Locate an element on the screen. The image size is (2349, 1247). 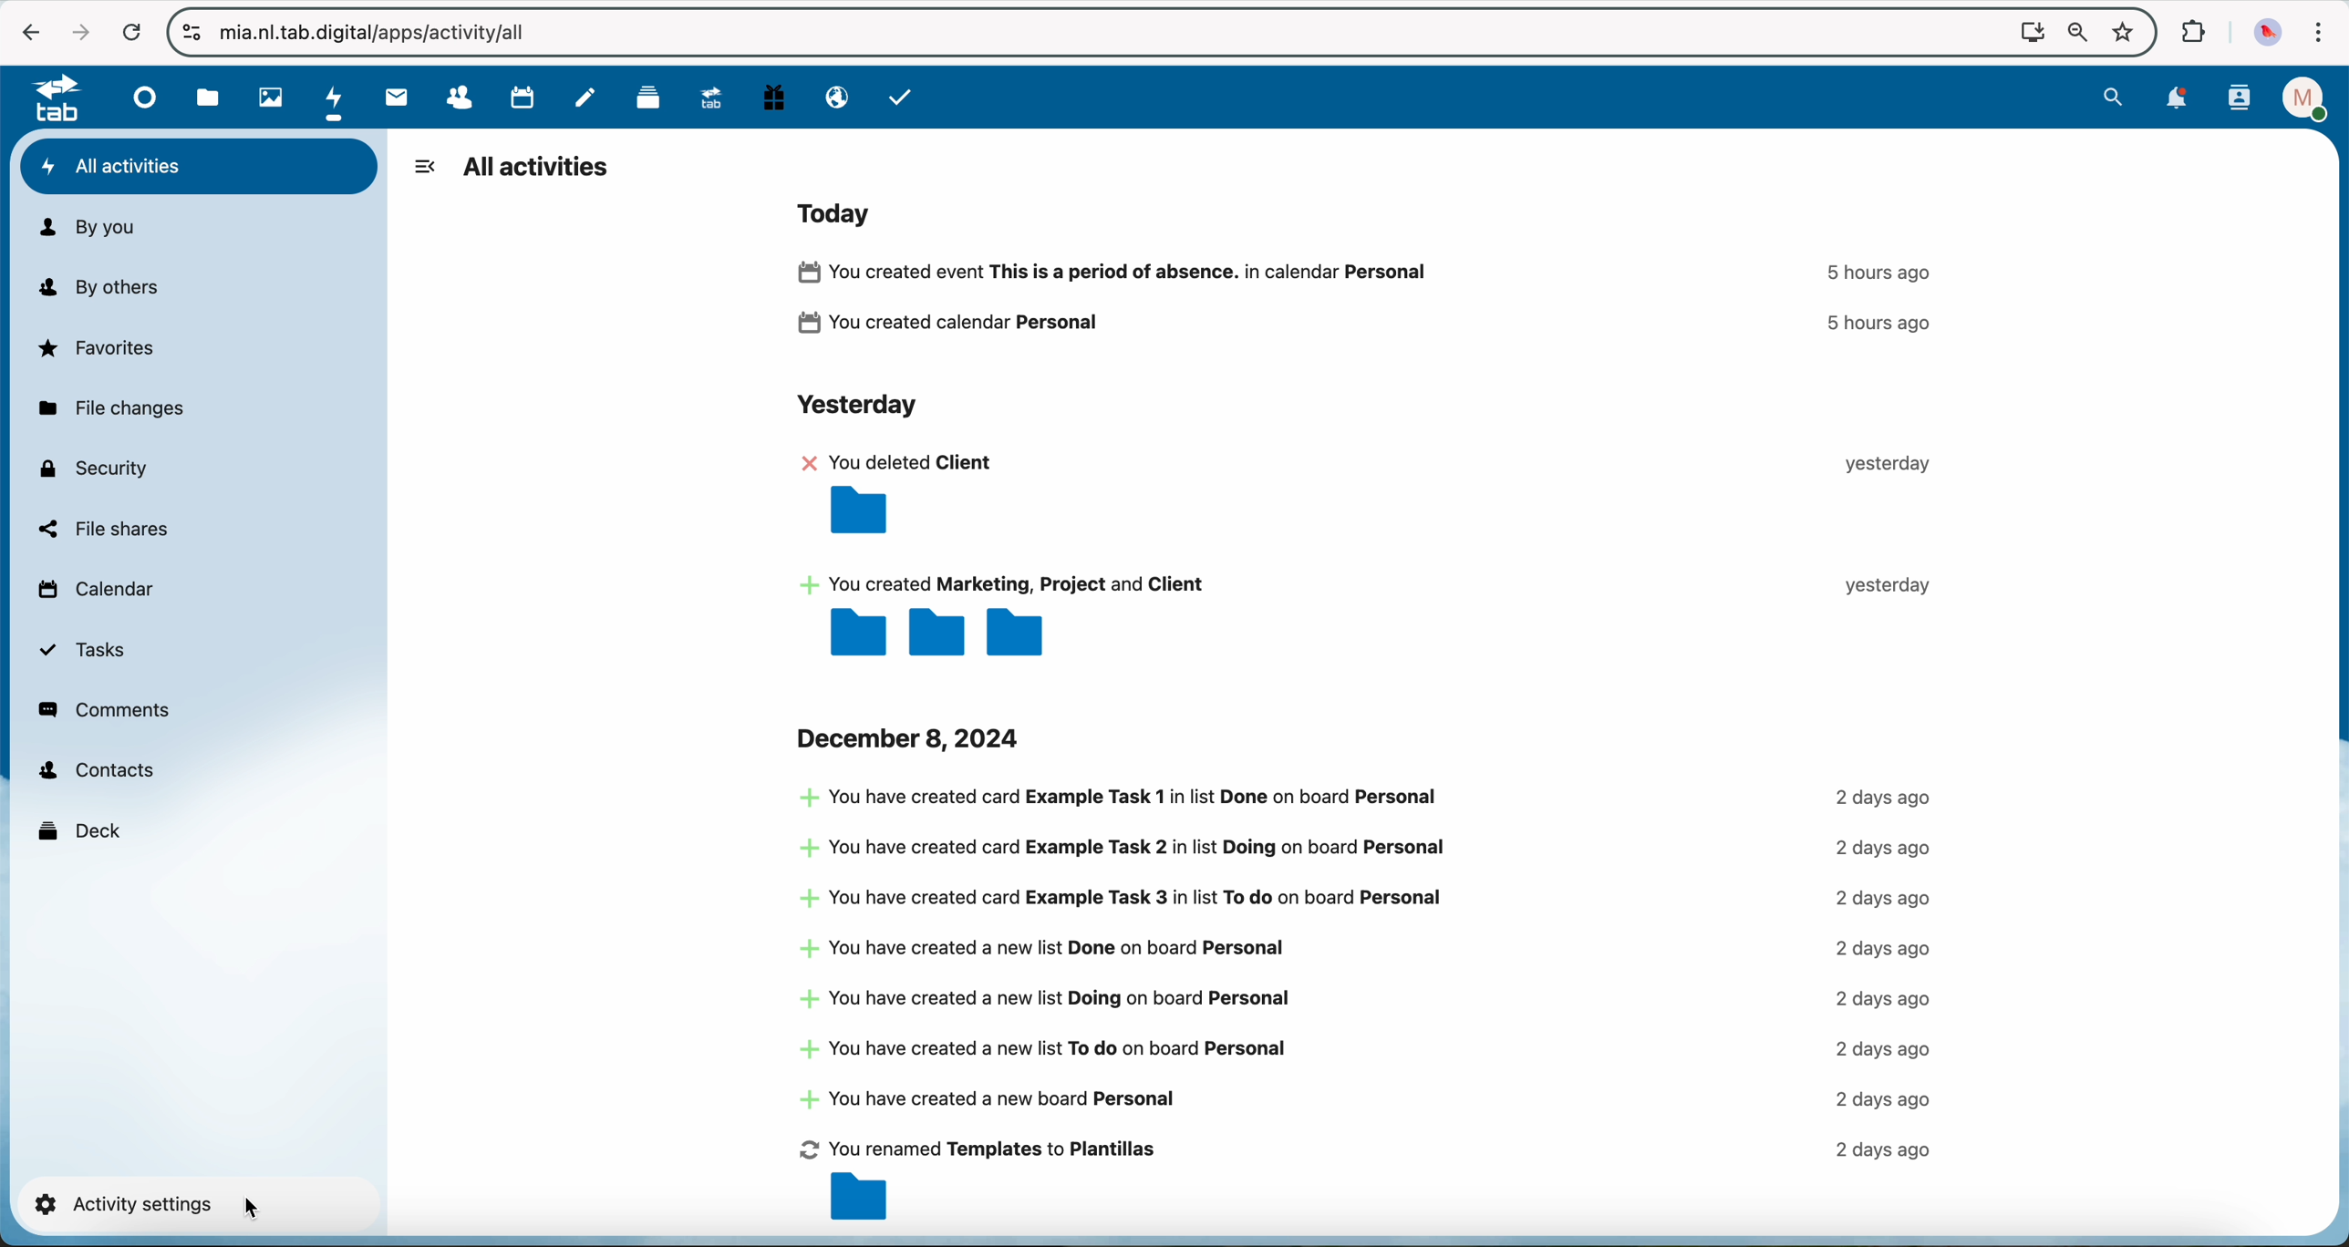
dashboard is located at coordinates (140, 97).